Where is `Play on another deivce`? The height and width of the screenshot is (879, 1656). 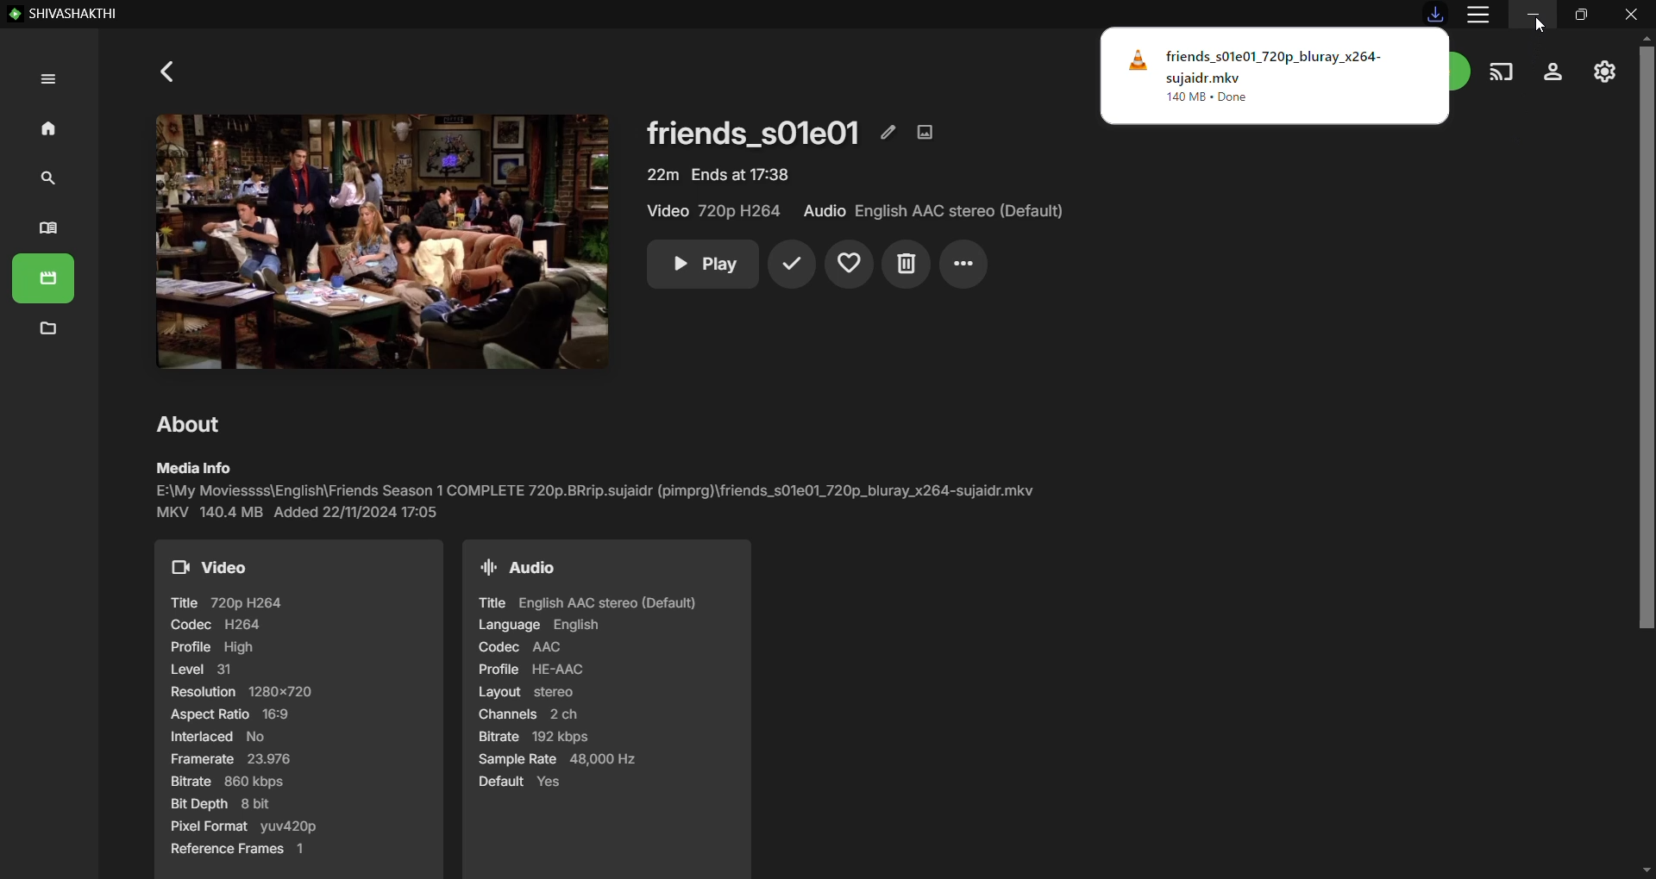 Play on another deivce is located at coordinates (1502, 72).